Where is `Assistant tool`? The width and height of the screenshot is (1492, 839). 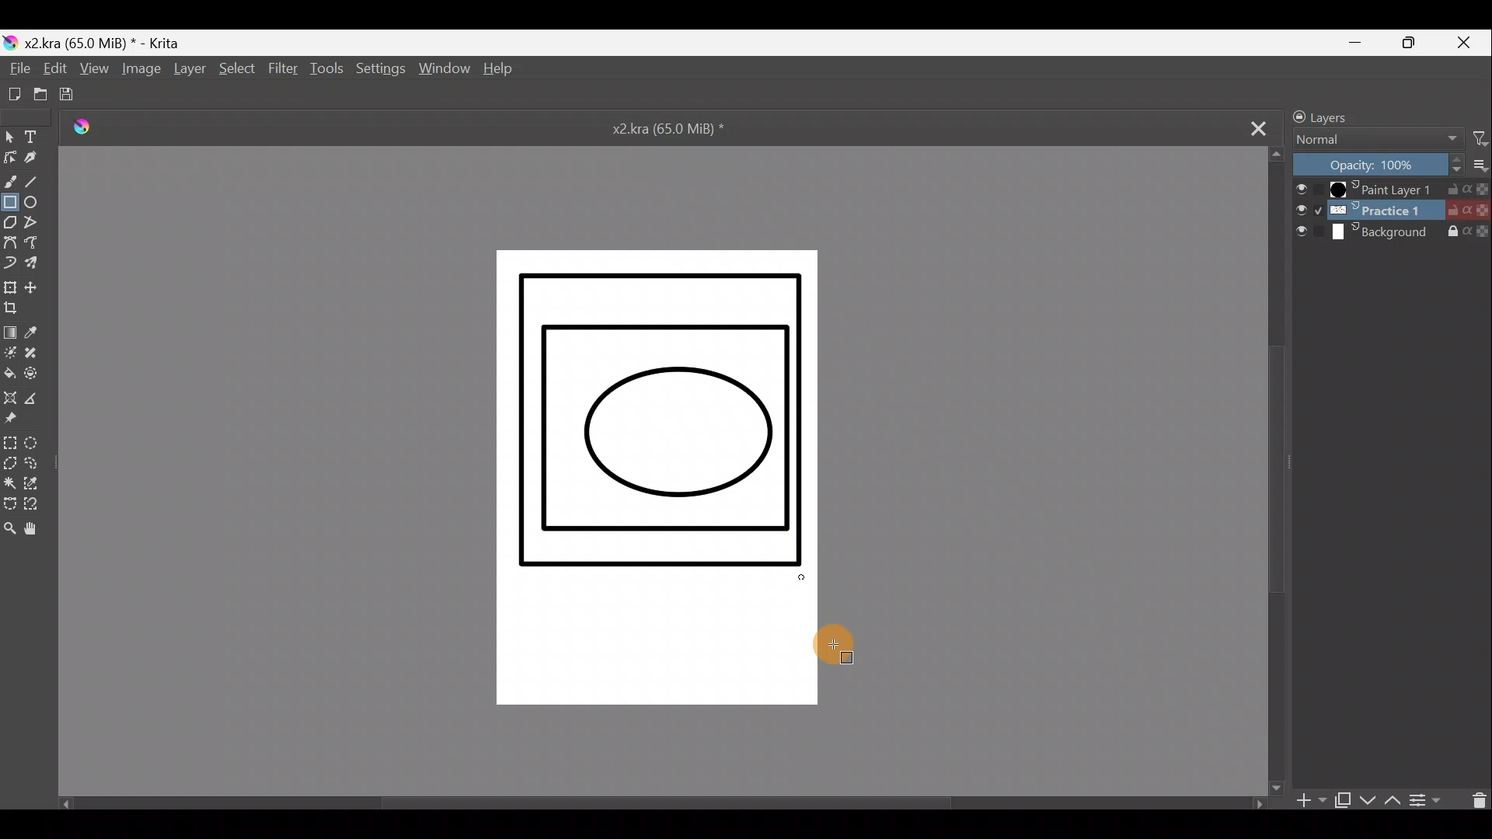 Assistant tool is located at coordinates (11, 395).